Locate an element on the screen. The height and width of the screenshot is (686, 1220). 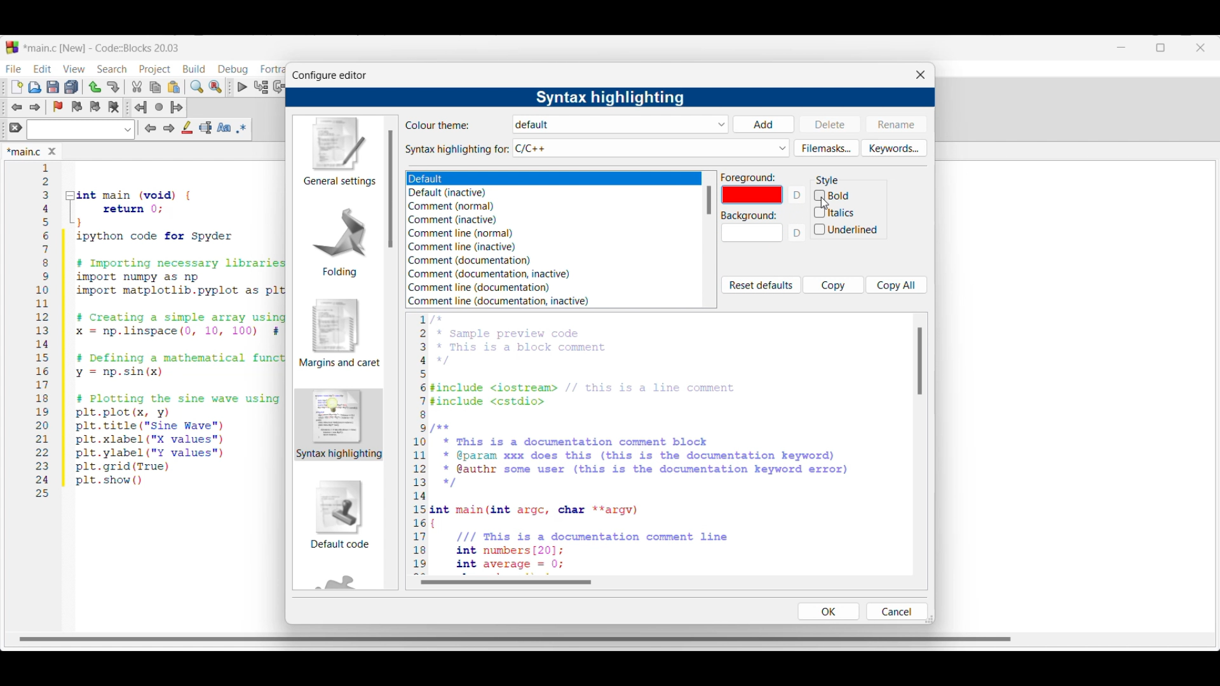
Settings title changed is located at coordinates (609, 98).